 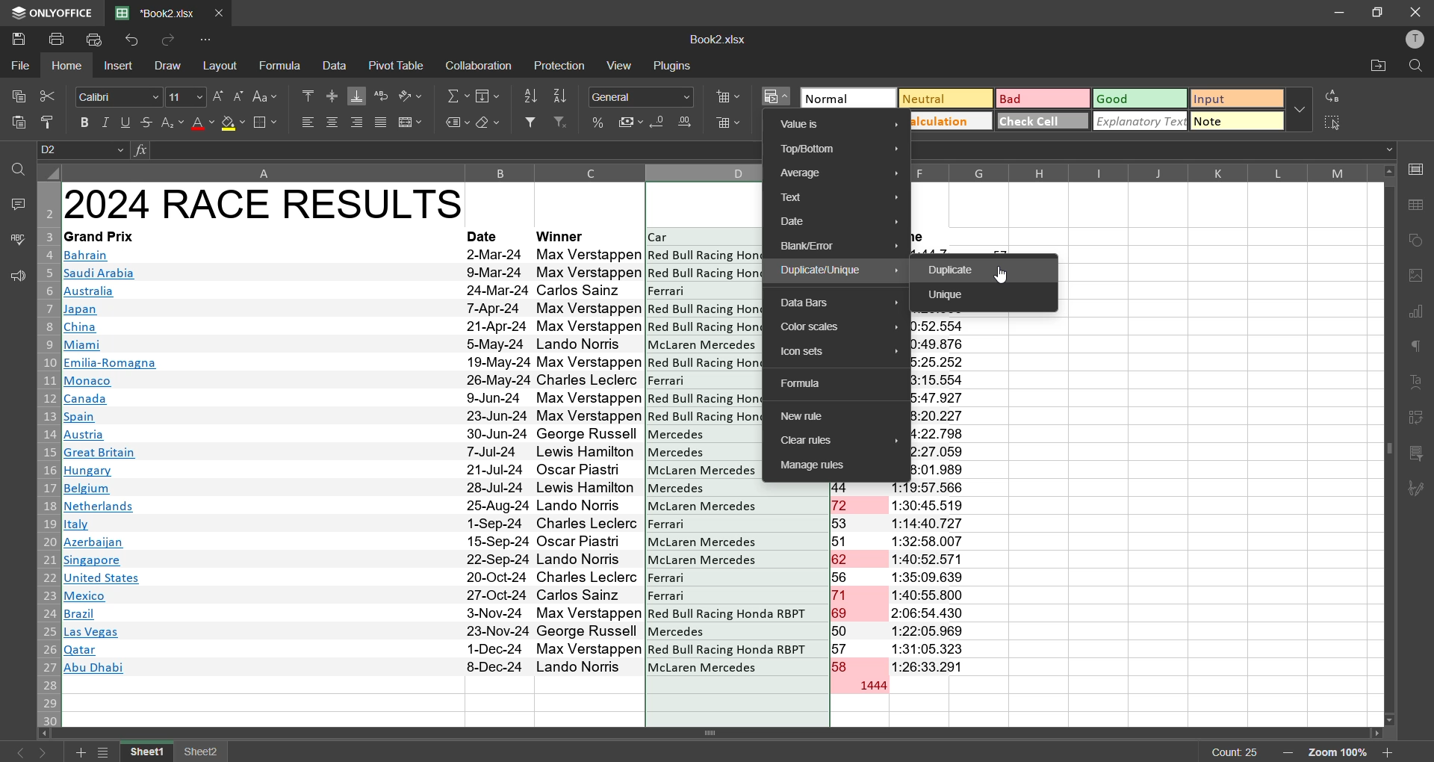 I want to click on clear, so click(x=488, y=123).